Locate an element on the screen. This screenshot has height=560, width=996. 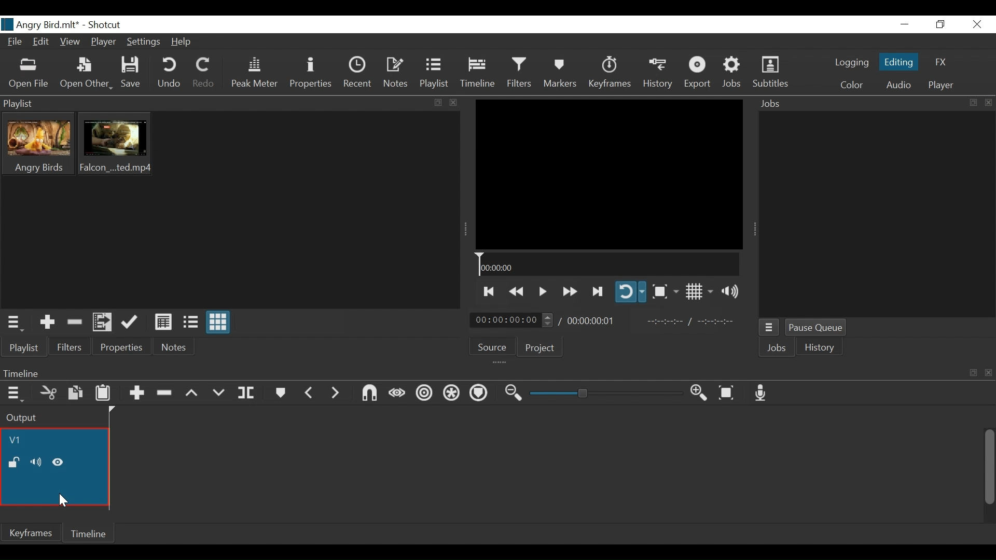
Jobs Panel is located at coordinates (876, 215).